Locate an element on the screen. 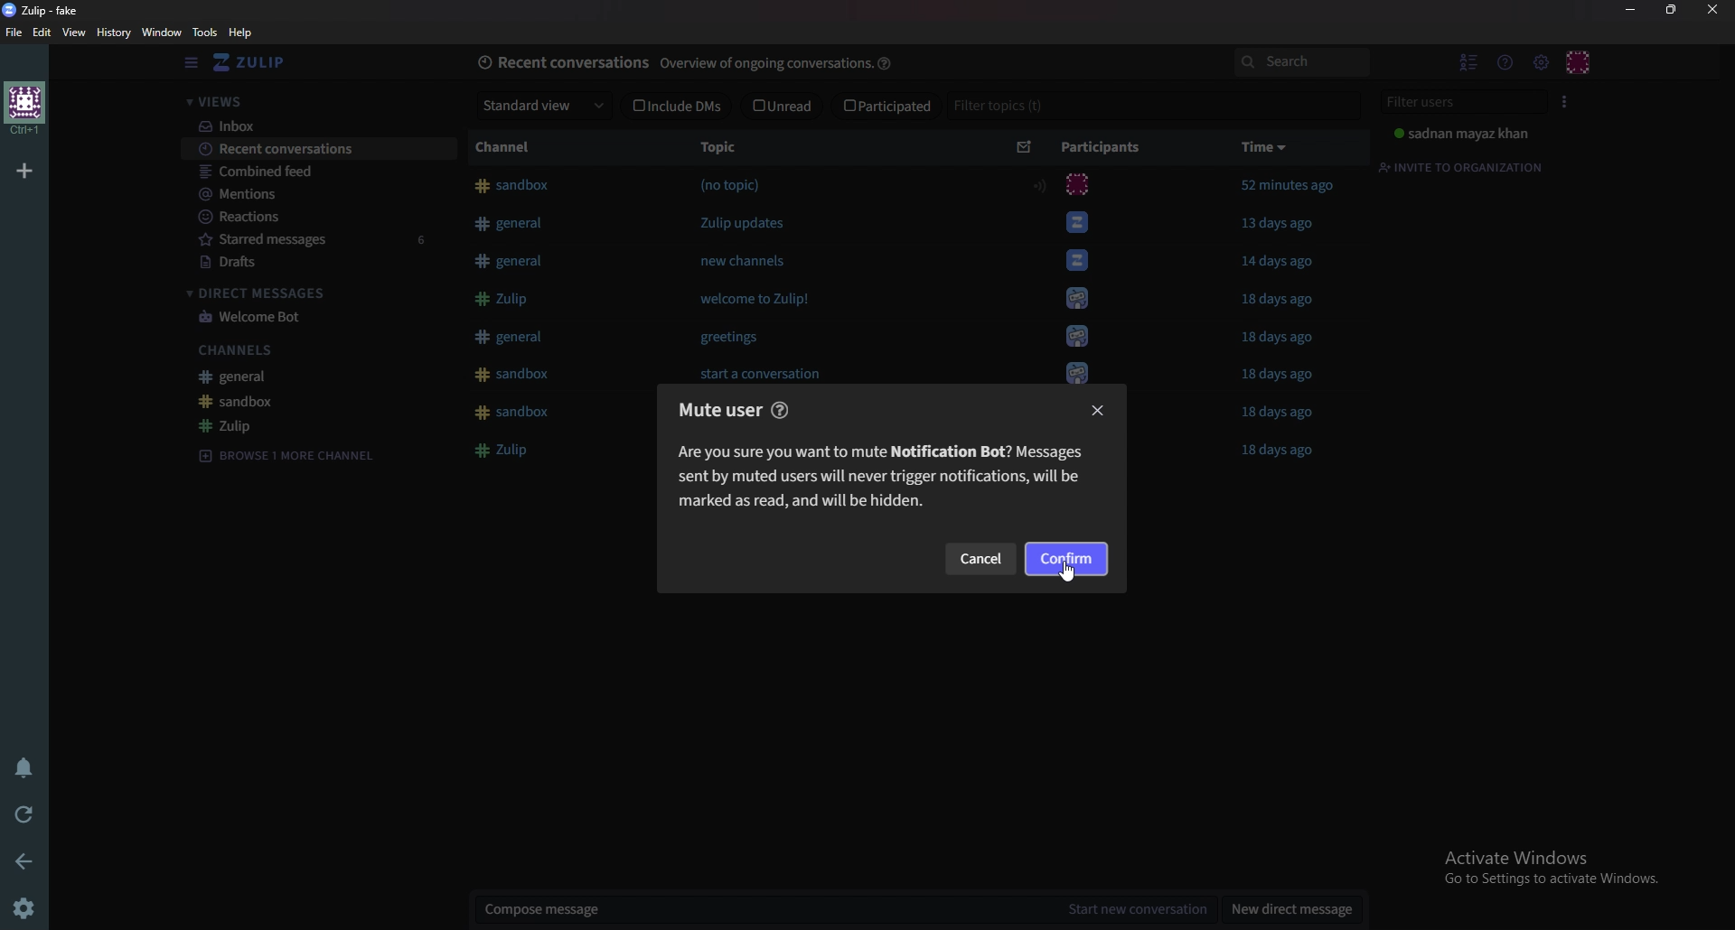 Image resolution: width=1735 pixels, height=930 pixels. Filter topics is located at coordinates (999, 105).